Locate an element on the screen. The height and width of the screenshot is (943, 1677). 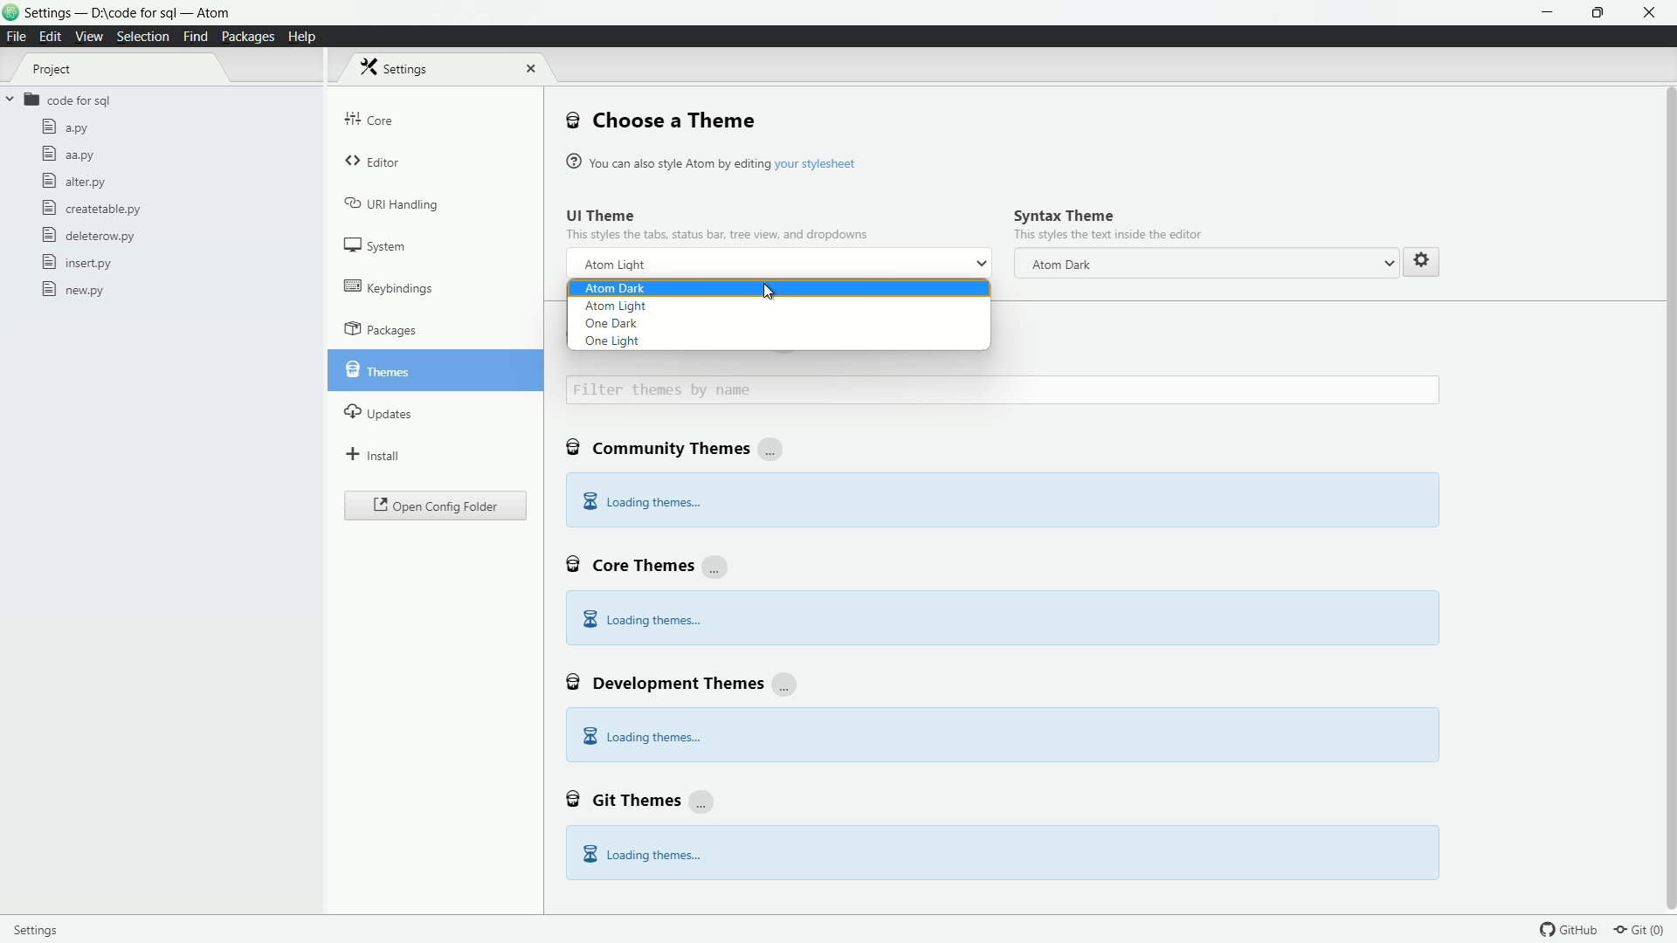
git is located at coordinates (1646, 929).